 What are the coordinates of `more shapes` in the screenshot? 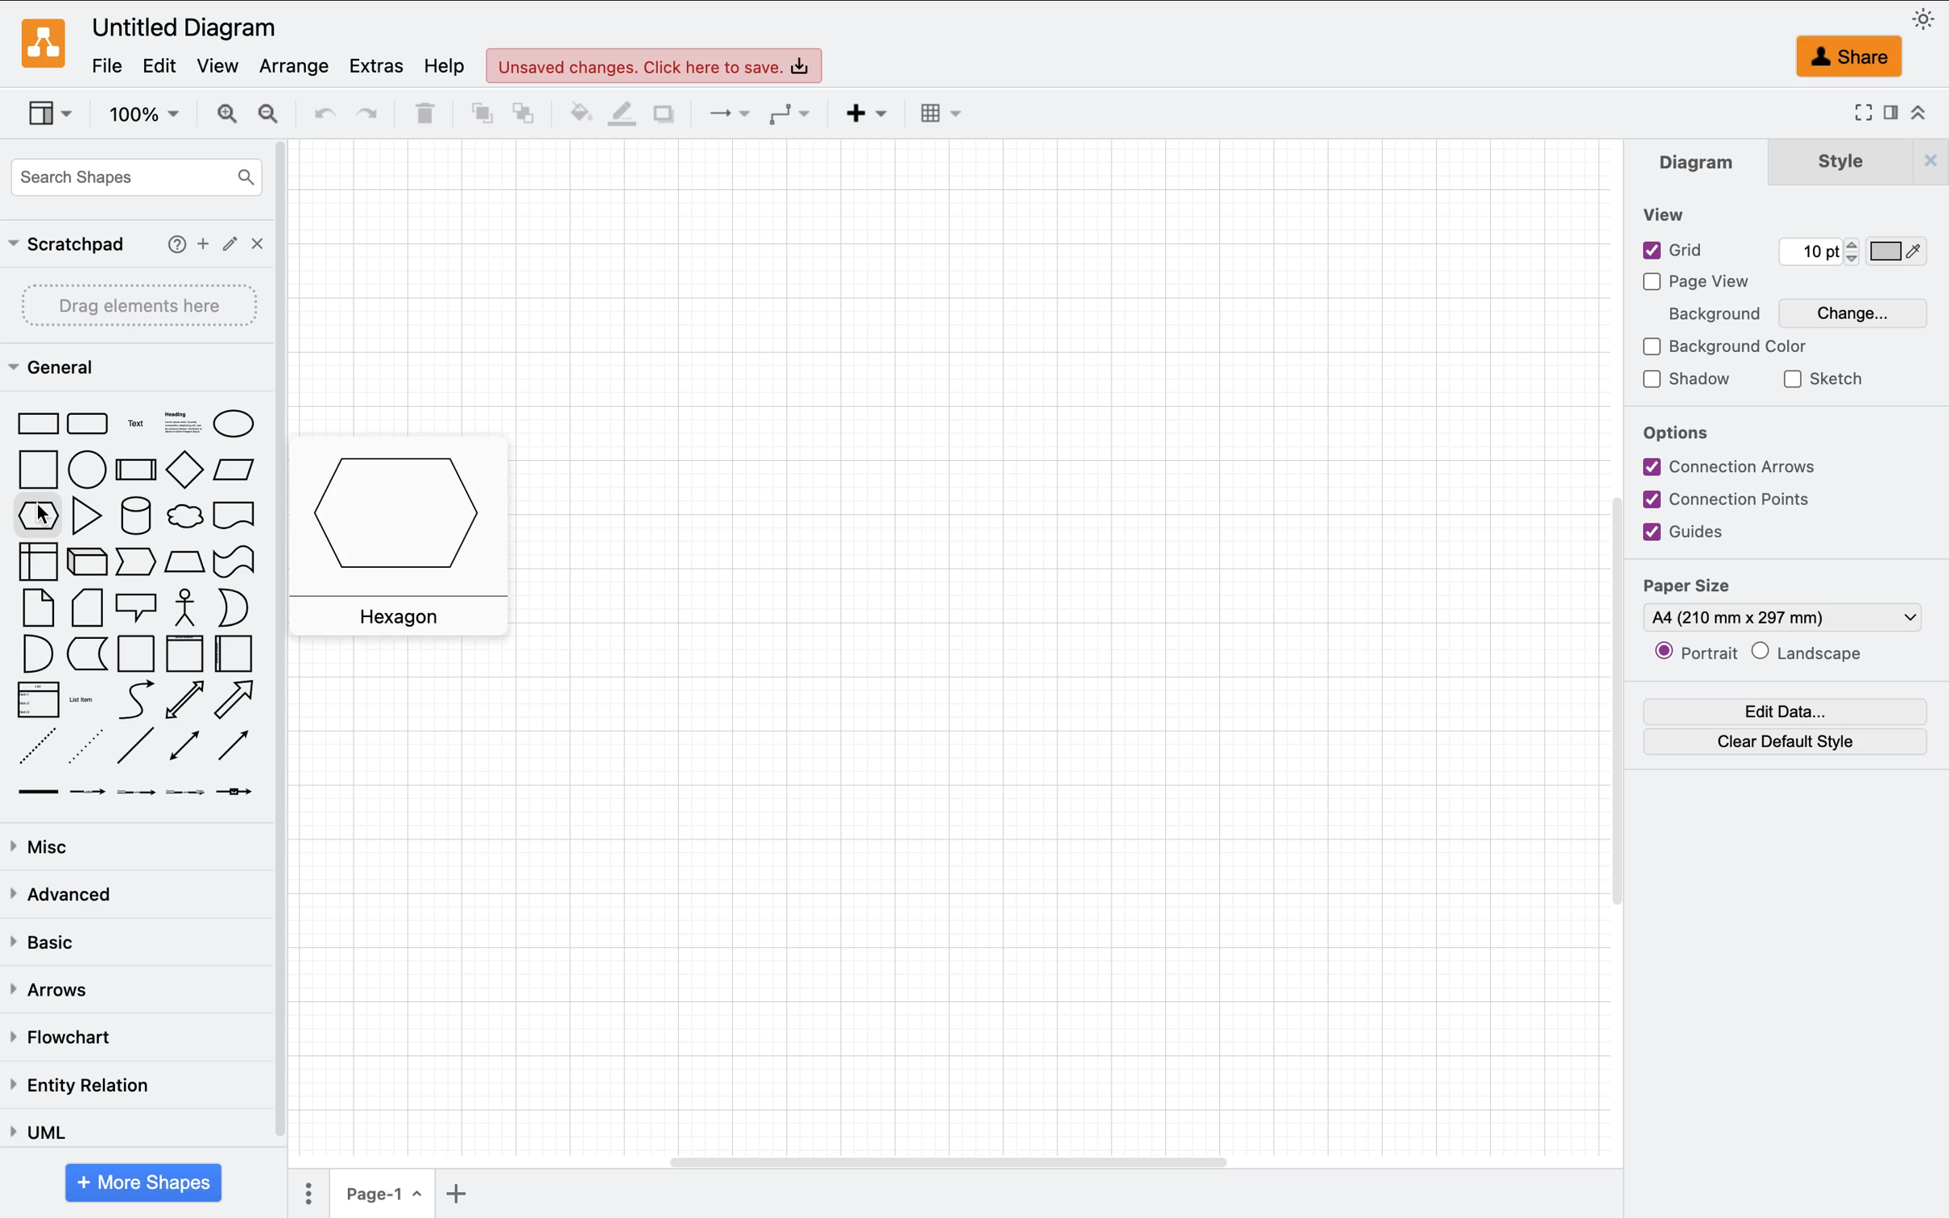 It's located at (146, 1183).